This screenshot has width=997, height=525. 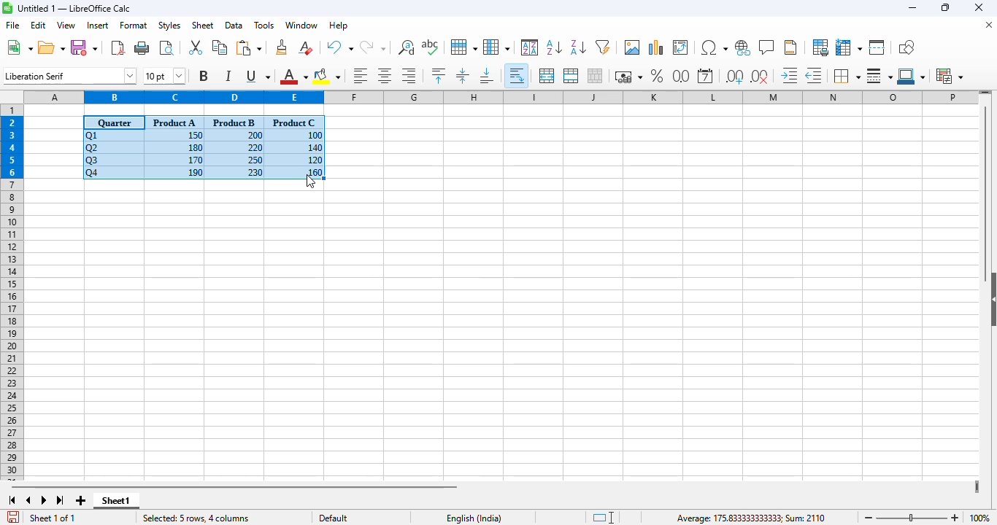 What do you see at coordinates (220, 47) in the screenshot?
I see `copy` at bounding box center [220, 47].